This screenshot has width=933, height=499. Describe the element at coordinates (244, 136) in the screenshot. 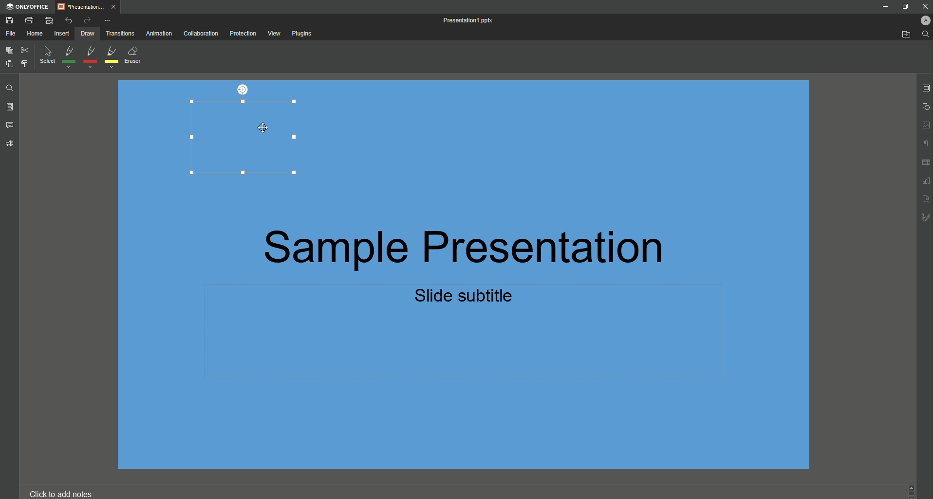

I see `Rectangle` at that location.